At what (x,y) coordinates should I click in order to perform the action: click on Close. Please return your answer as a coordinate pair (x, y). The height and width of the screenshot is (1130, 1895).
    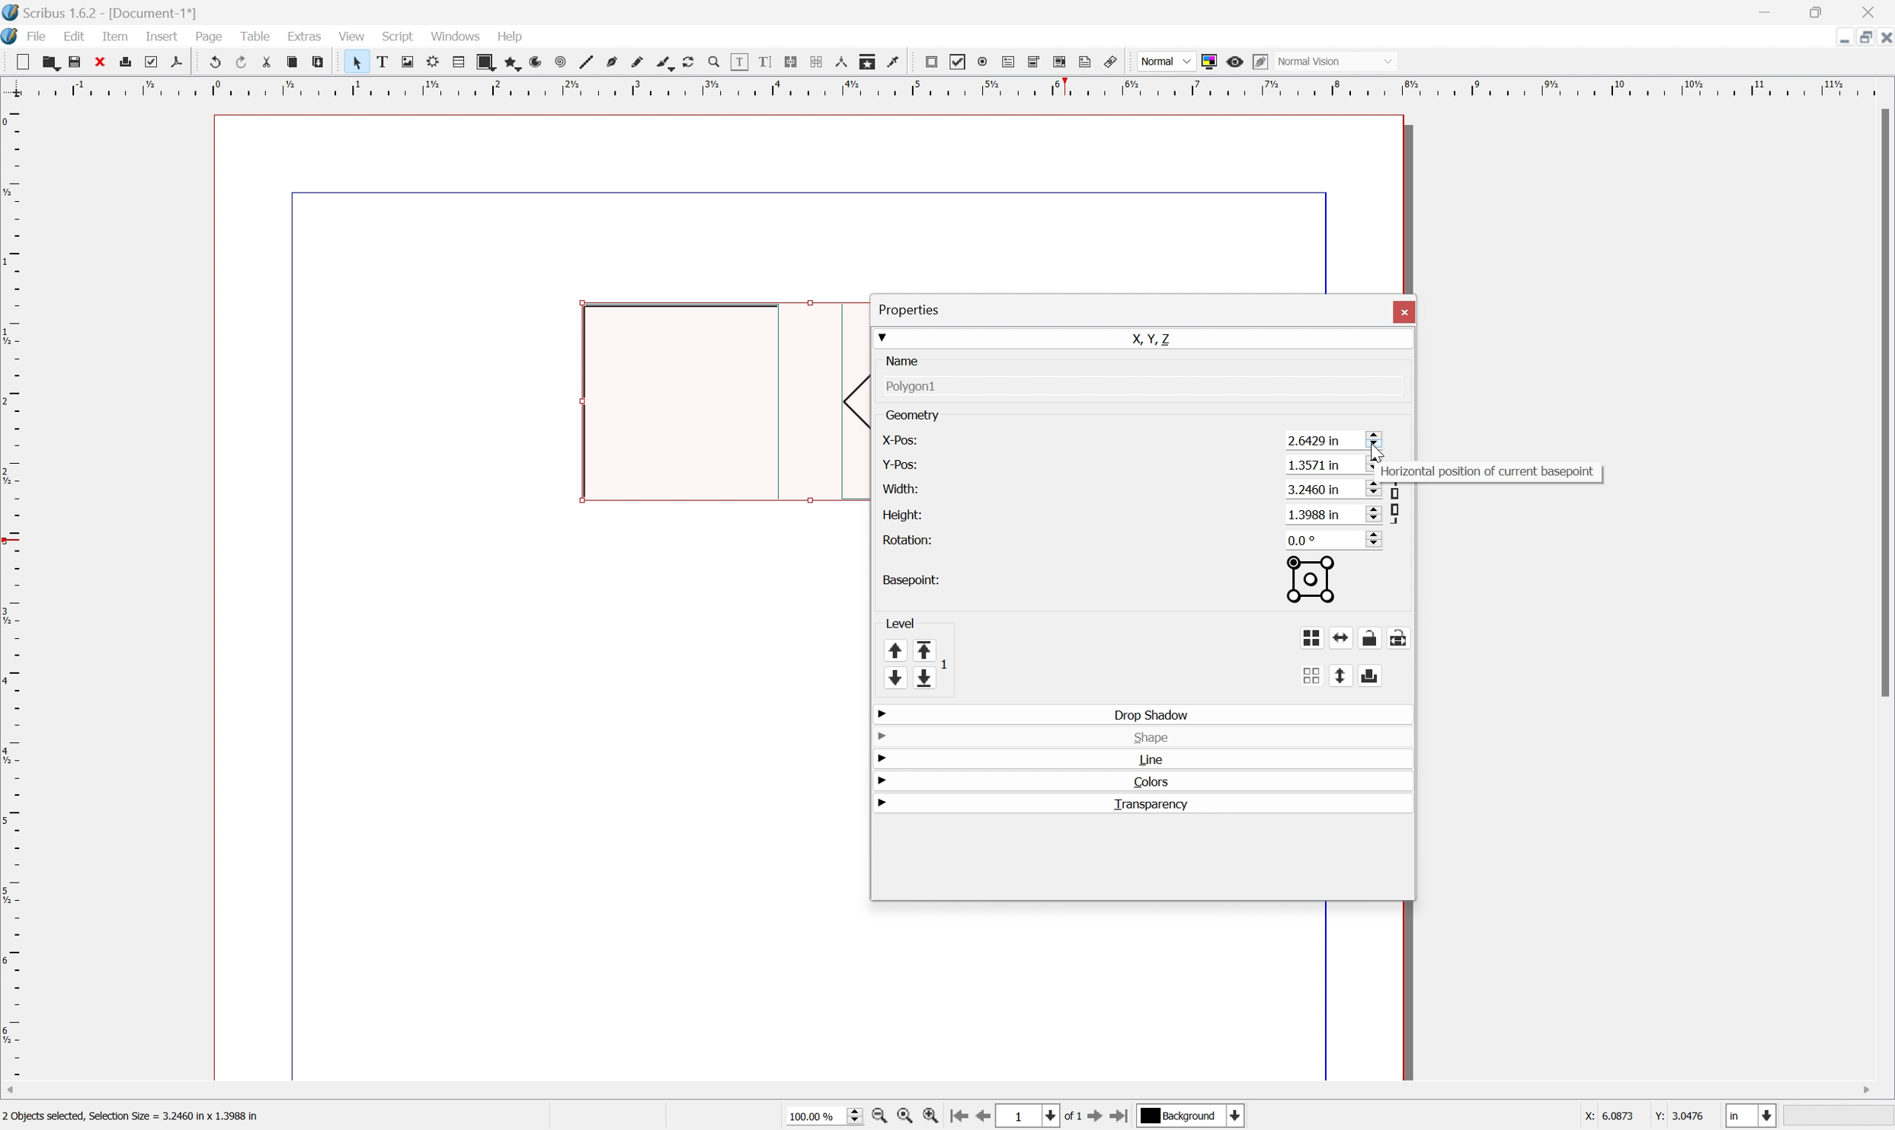
    Looking at the image, I should click on (1874, 11).